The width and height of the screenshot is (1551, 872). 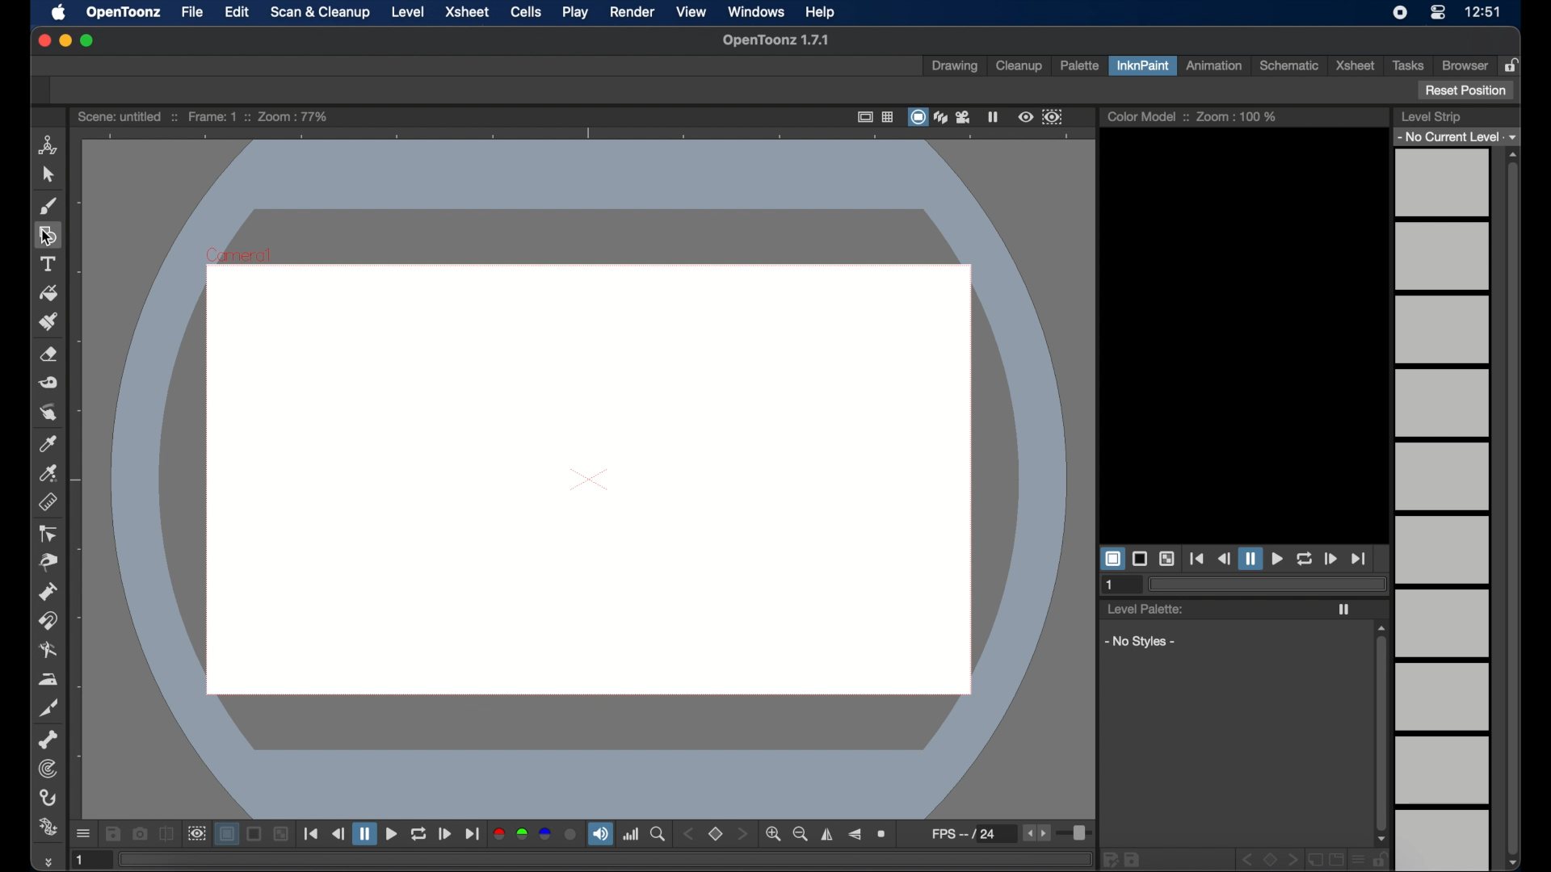 What do you see at coordinates (88, 40) in the screenshot?
I see `maximize` at bounding box center [88, 40].